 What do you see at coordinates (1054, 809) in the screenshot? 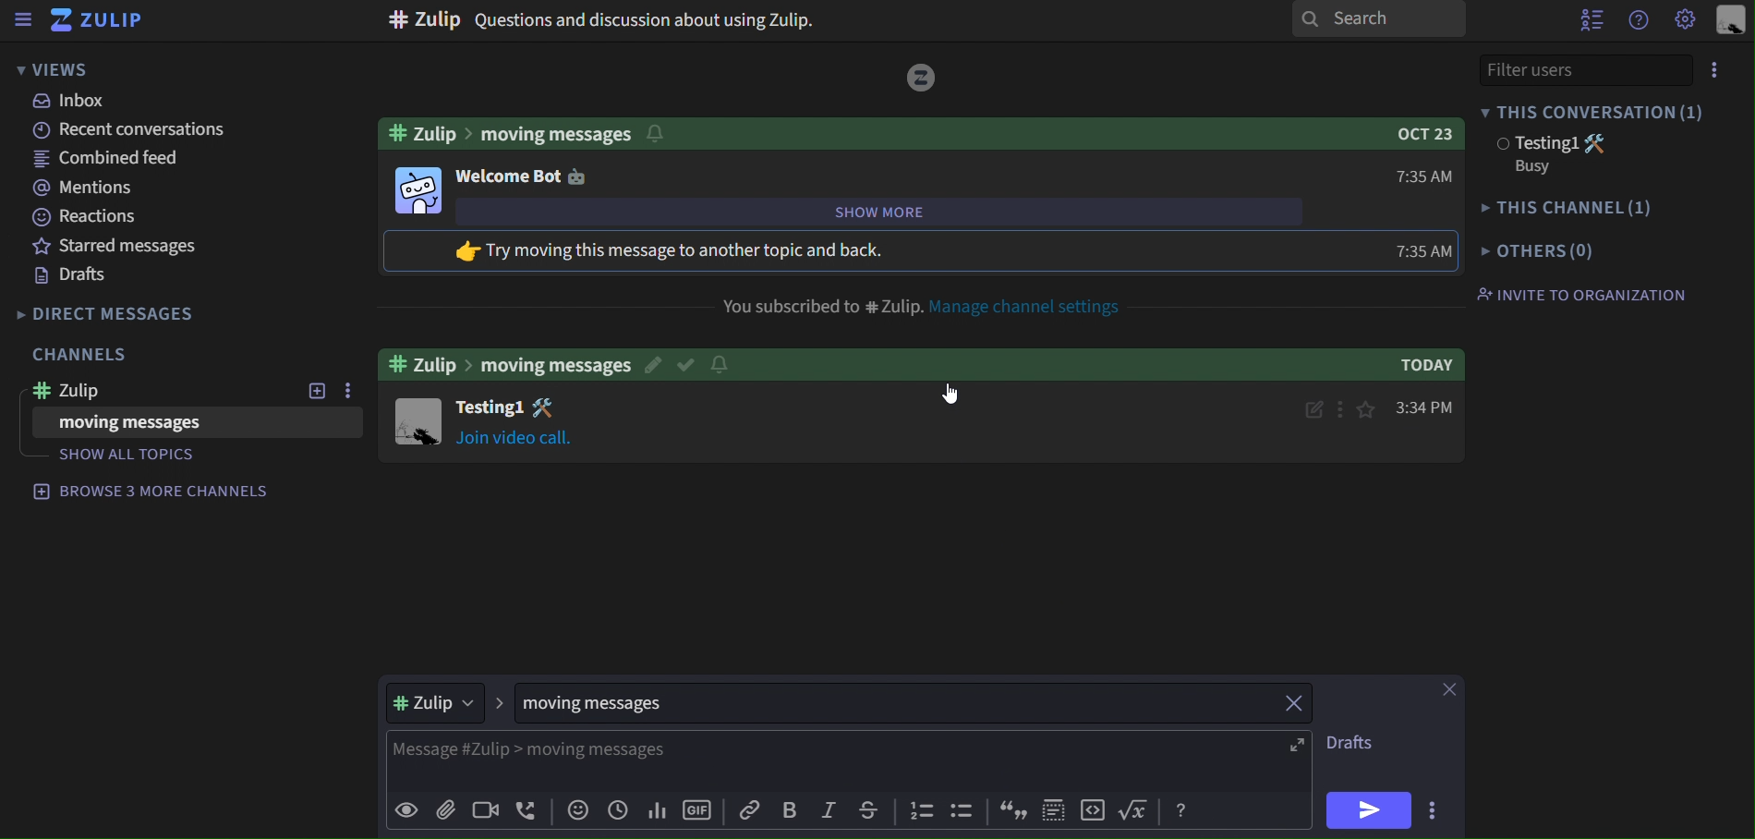
I see `icon` at bounding box center [1054, 809].